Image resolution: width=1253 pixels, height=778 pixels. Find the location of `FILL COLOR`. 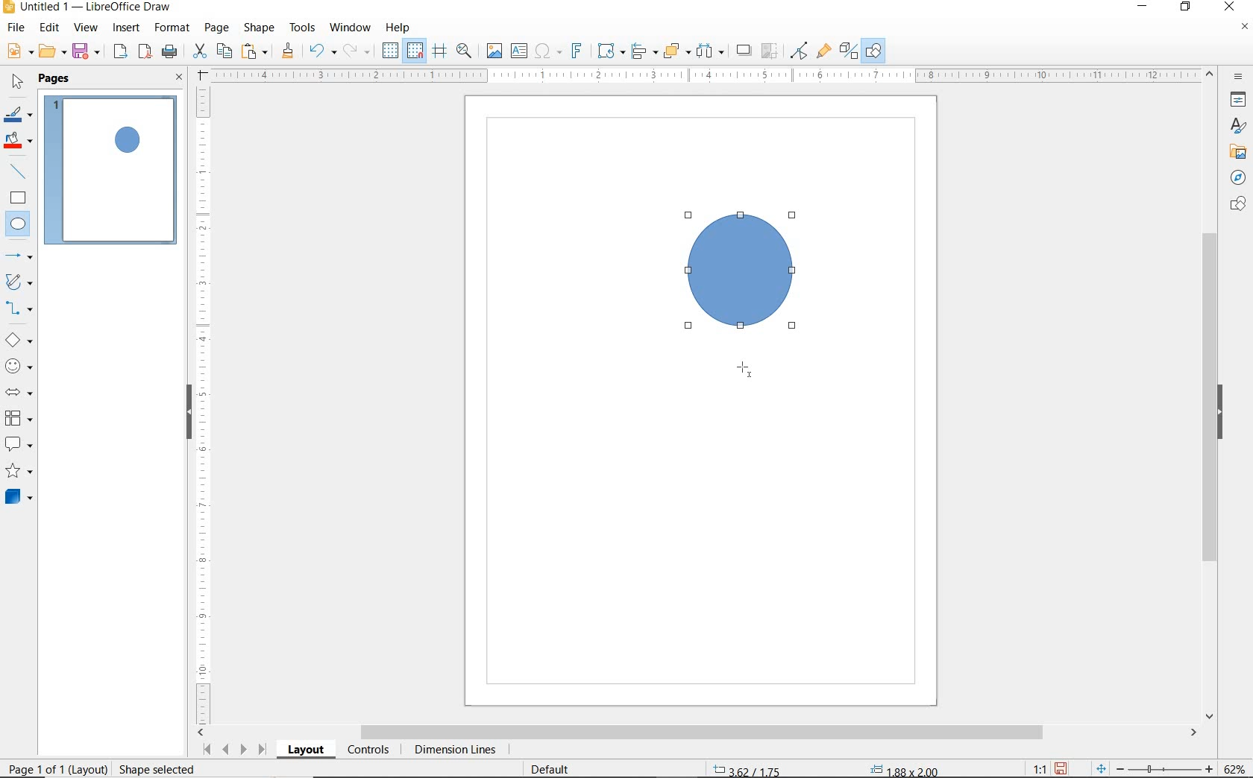

FILL COLOR is located at coordinates (19, 142).